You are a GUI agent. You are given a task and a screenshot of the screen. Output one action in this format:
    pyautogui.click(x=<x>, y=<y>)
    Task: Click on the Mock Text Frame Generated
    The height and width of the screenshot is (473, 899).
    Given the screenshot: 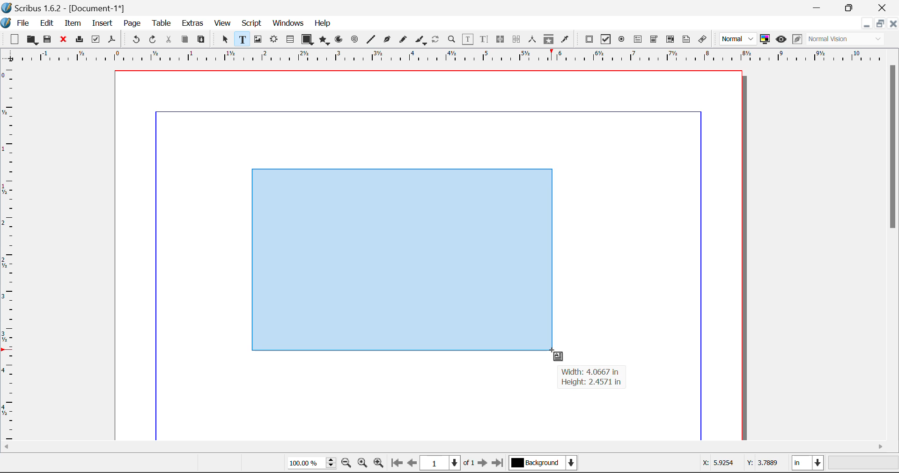 What is the action you would take?
    pyautogui.click(x=401, y=261)
    